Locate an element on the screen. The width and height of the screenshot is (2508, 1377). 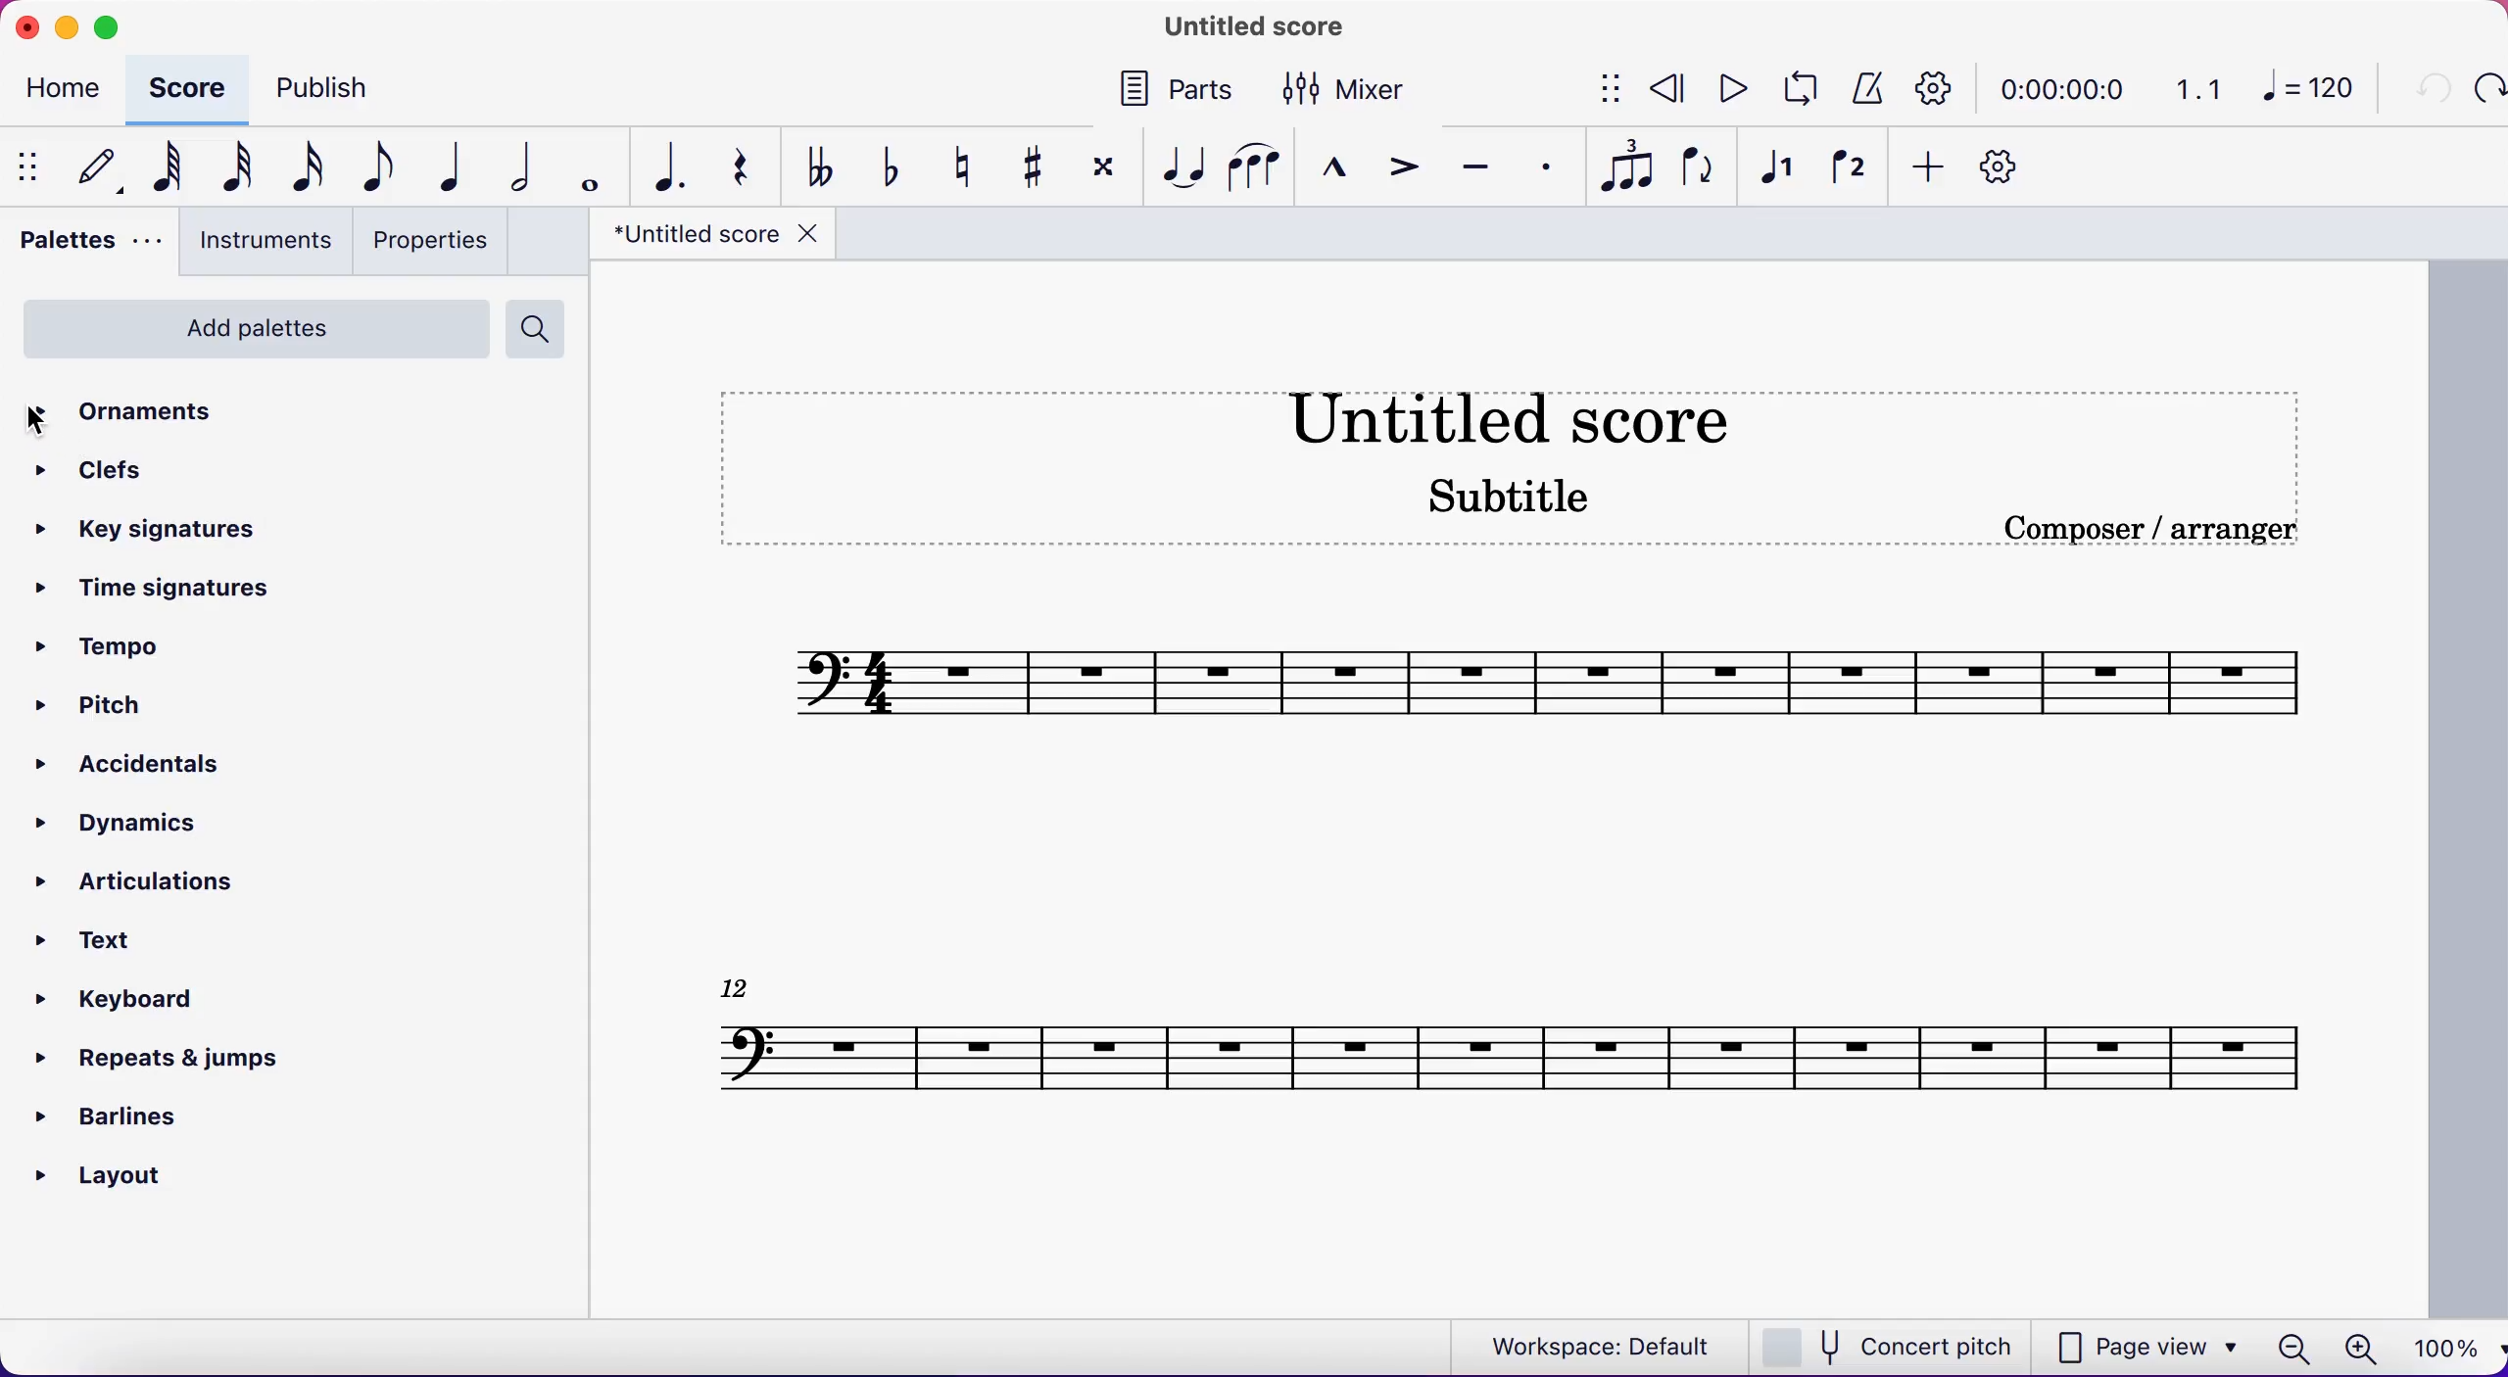
tenuto is located at coordinates (1478, 166).